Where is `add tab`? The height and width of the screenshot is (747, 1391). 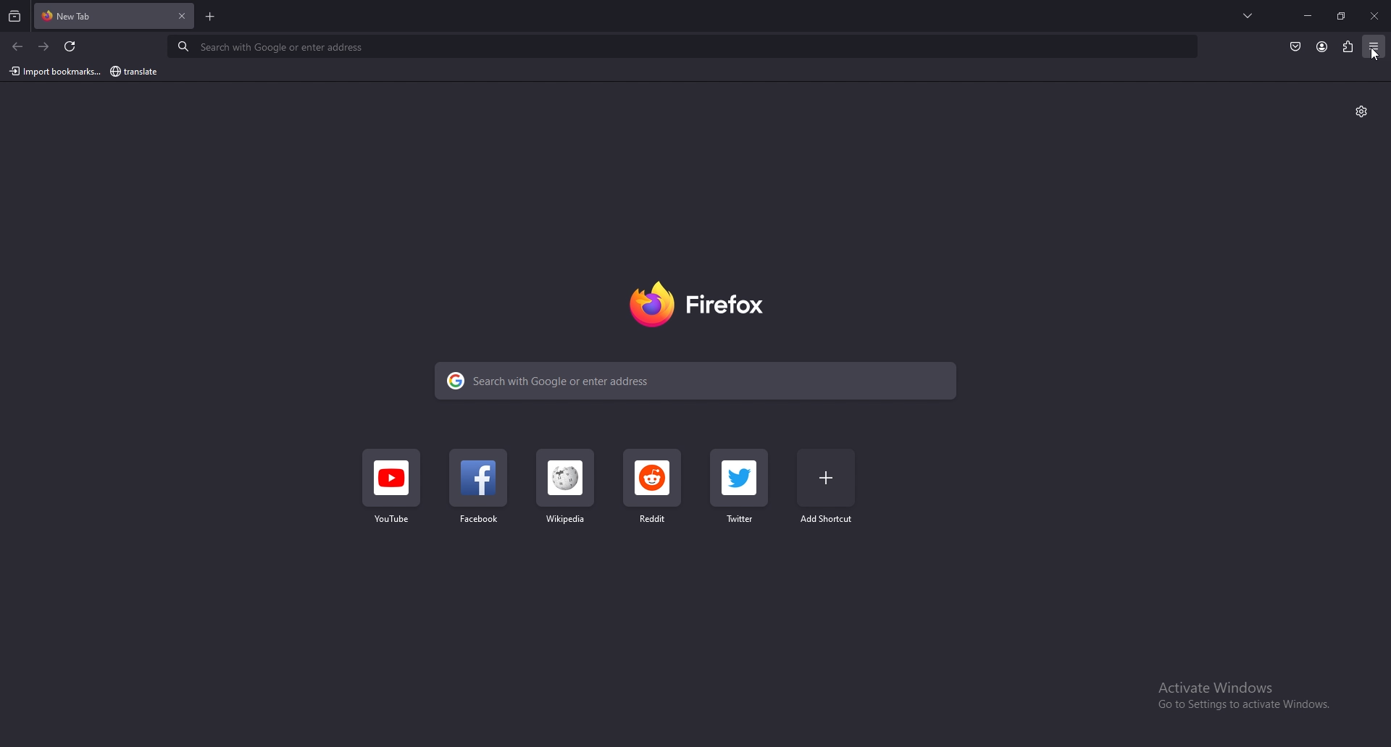
add tab is located at coordinates (211, 17).